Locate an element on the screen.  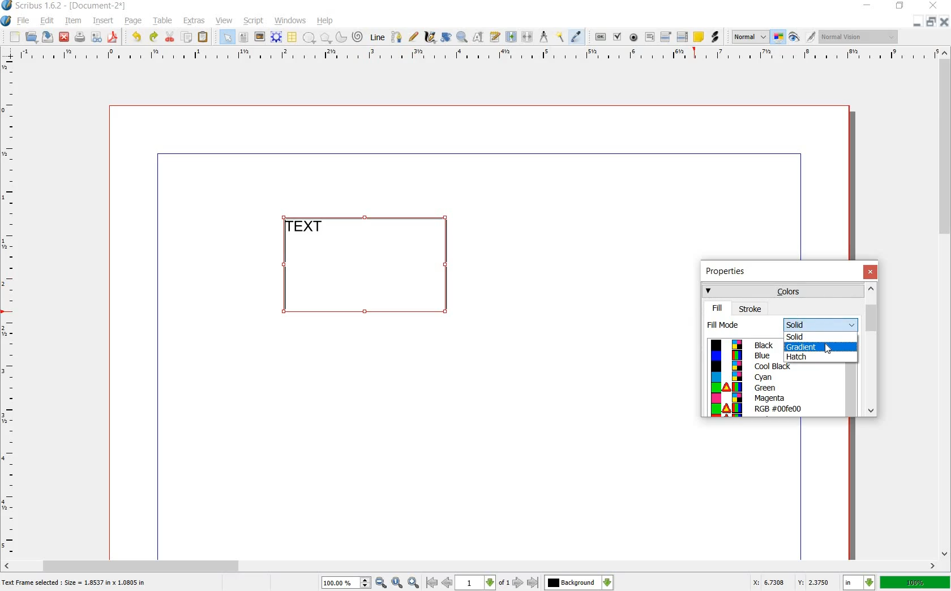
line is located at coordinates (379, 38).